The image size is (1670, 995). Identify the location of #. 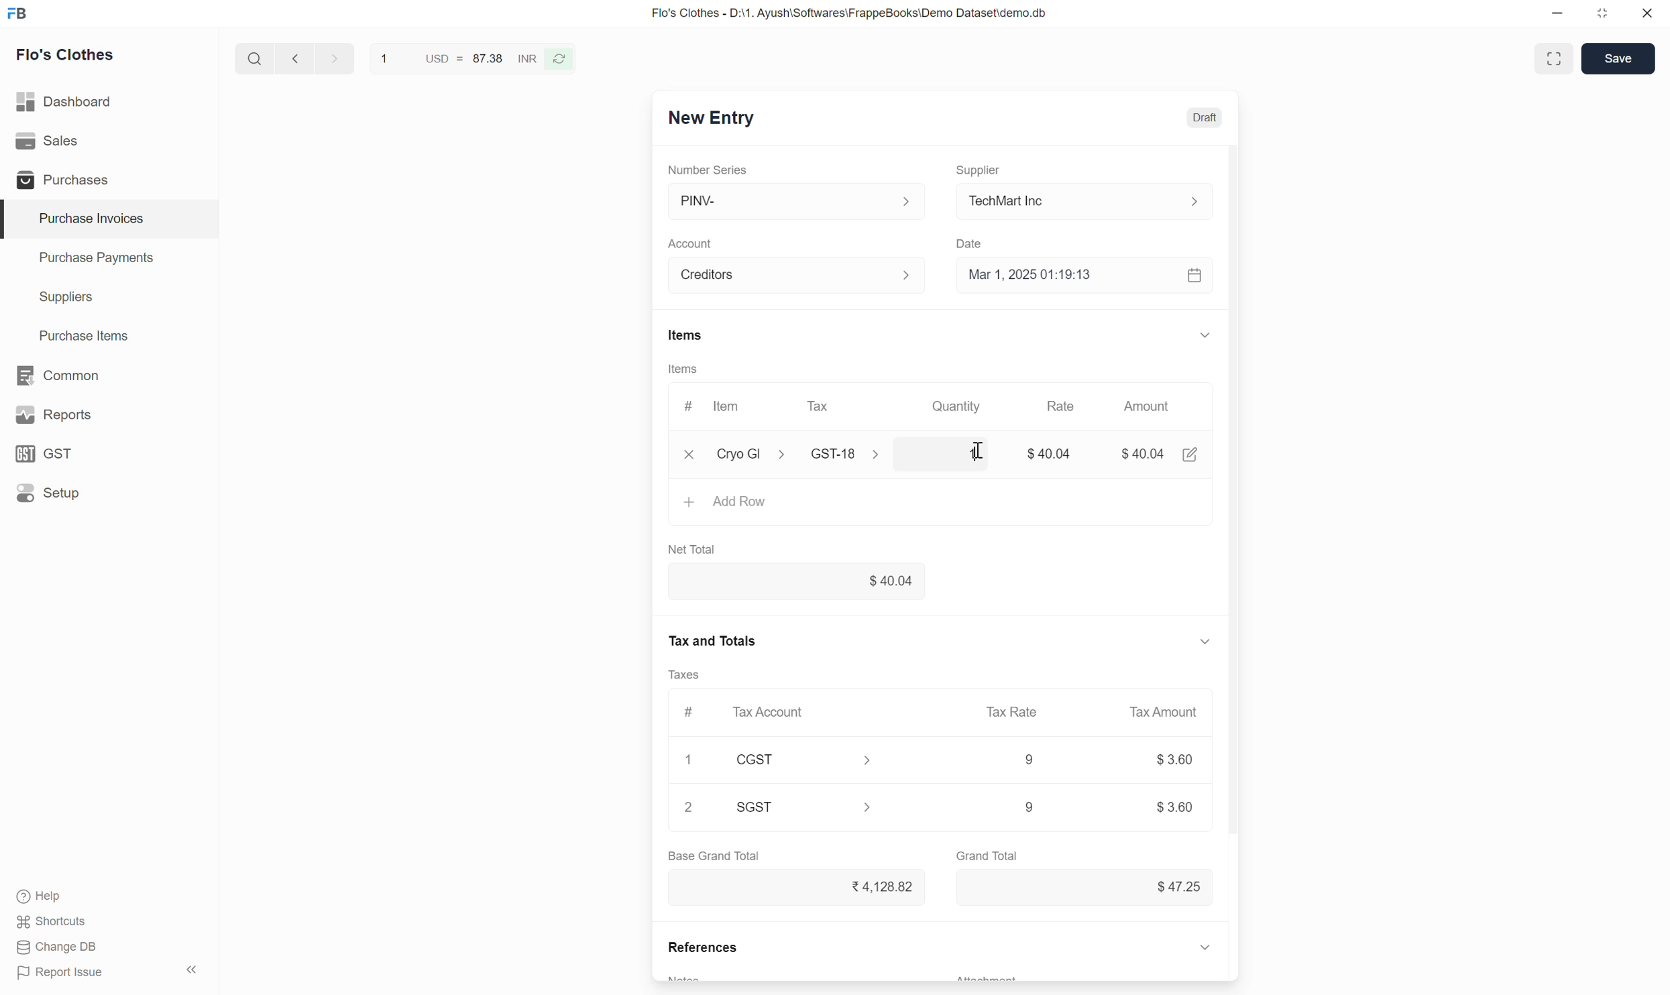
(687, 402).